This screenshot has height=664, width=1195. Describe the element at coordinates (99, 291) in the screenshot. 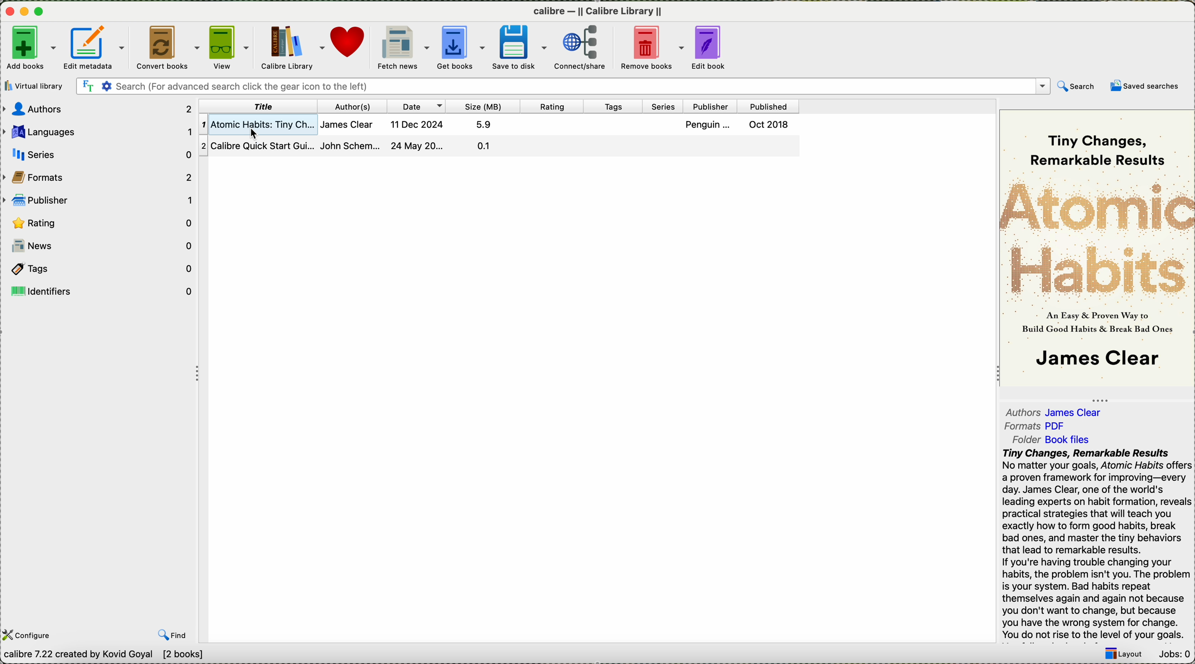

I see `identifiers` at that location.